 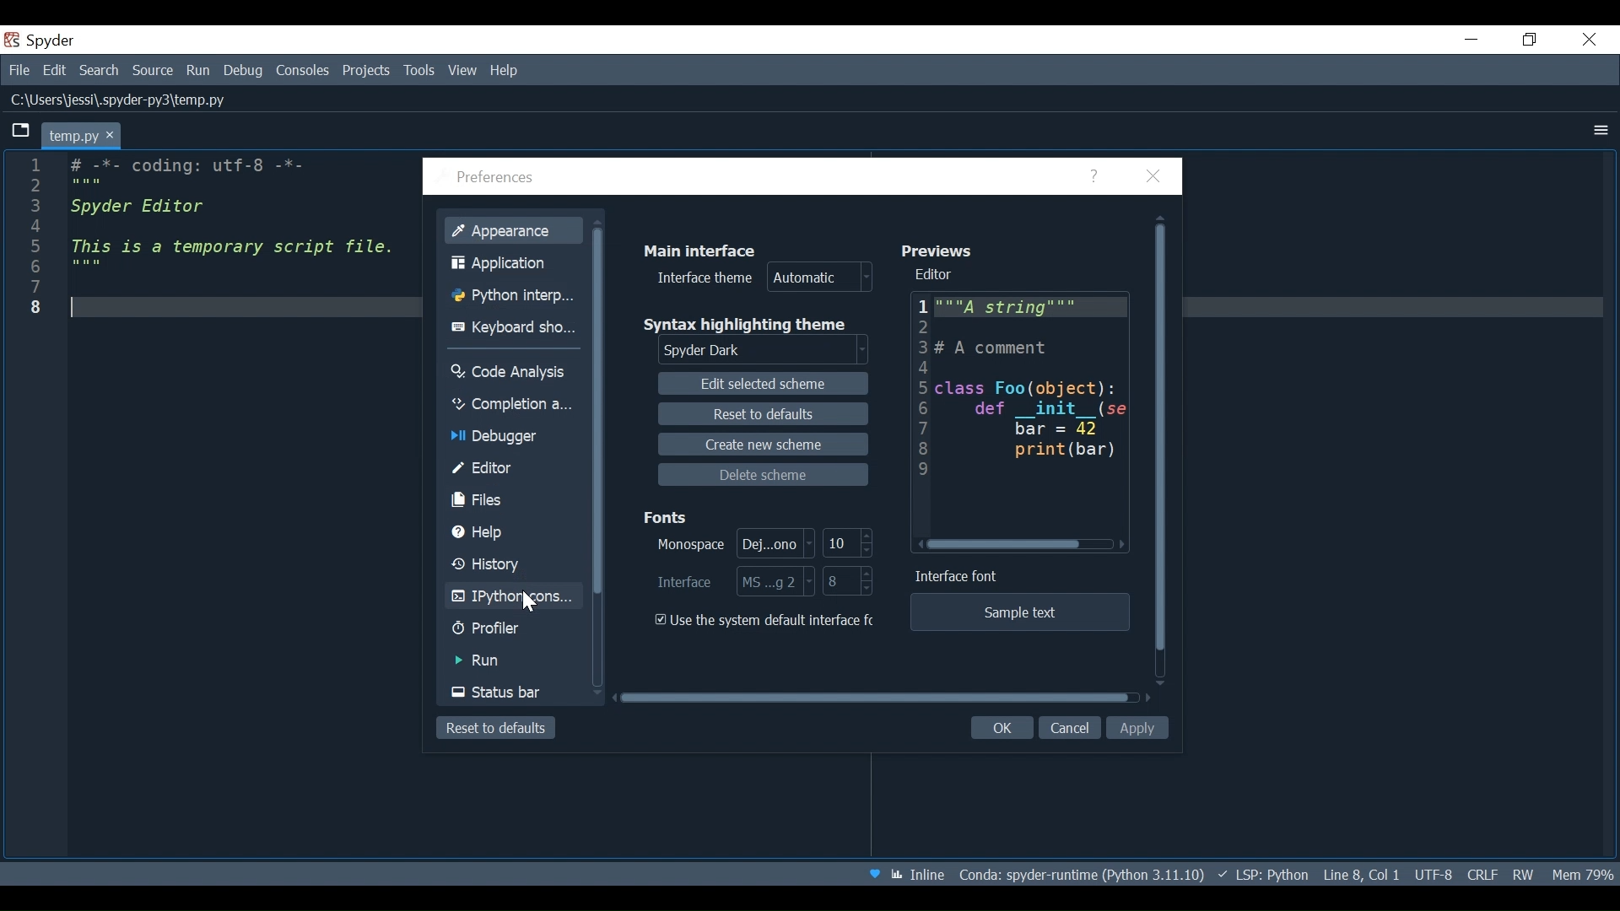 I want to click on Interface font, so click(x=958, y=579).